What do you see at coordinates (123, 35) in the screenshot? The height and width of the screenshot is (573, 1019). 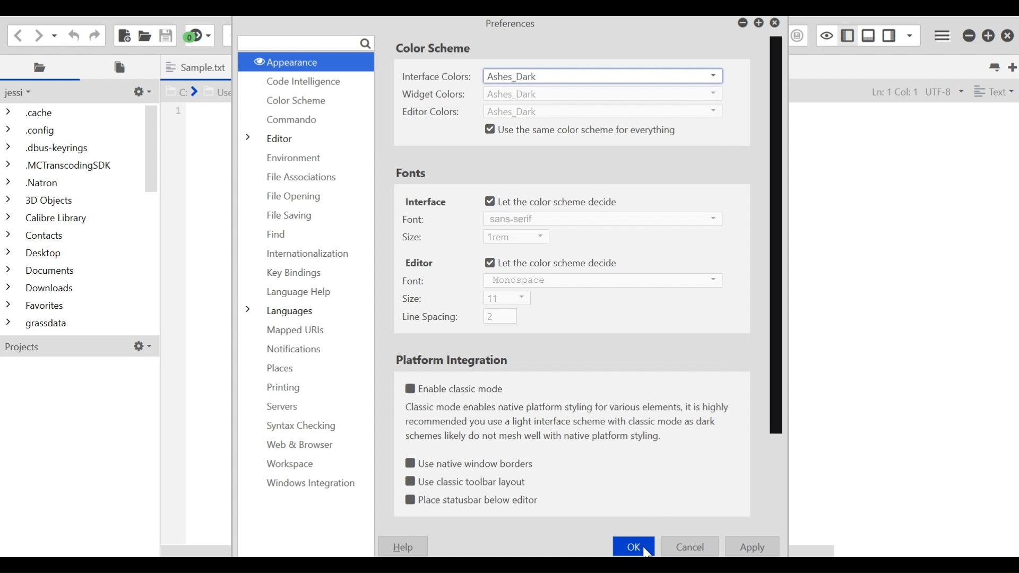 I see `New File` at bounding box center [123, 35].